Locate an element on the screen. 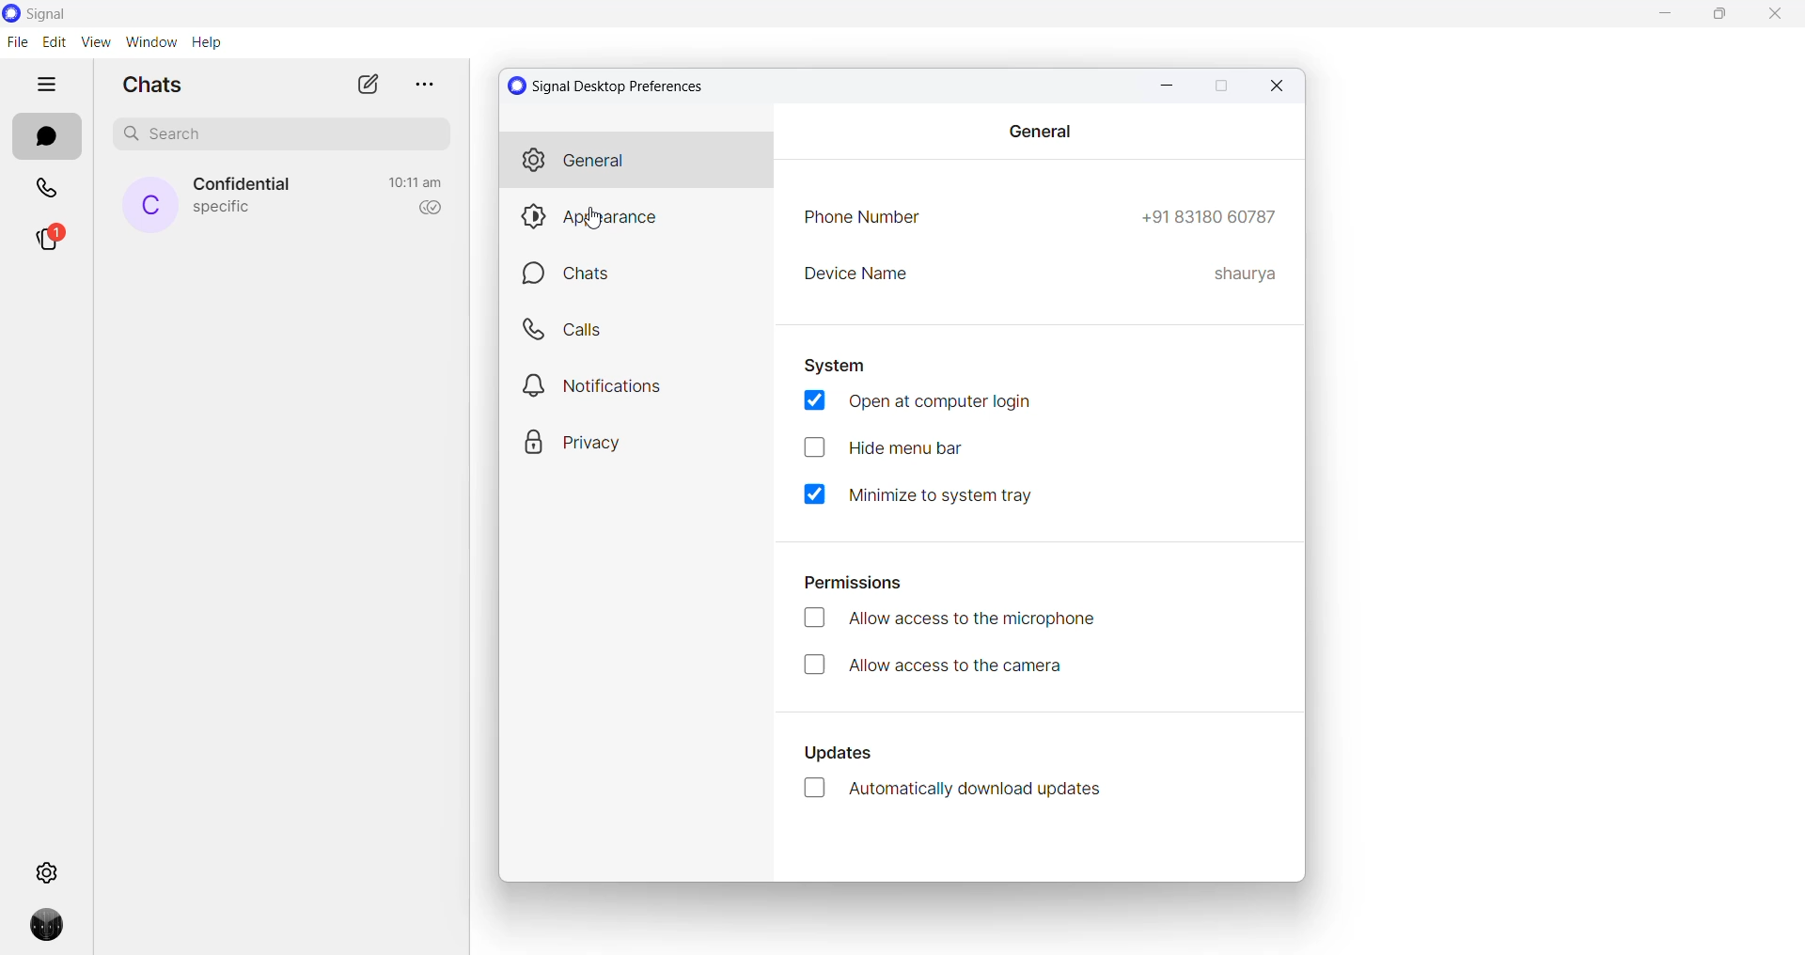 The height and width of the screenshot is (955, 1805). search chat is located at coordinates (289, 138).